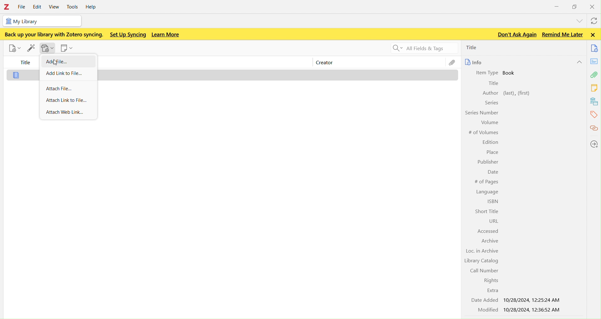  Describe the element at coordinates (534, 300) in the screenshot. I see `10/28/2024, 12:25:24 AM` at that location.